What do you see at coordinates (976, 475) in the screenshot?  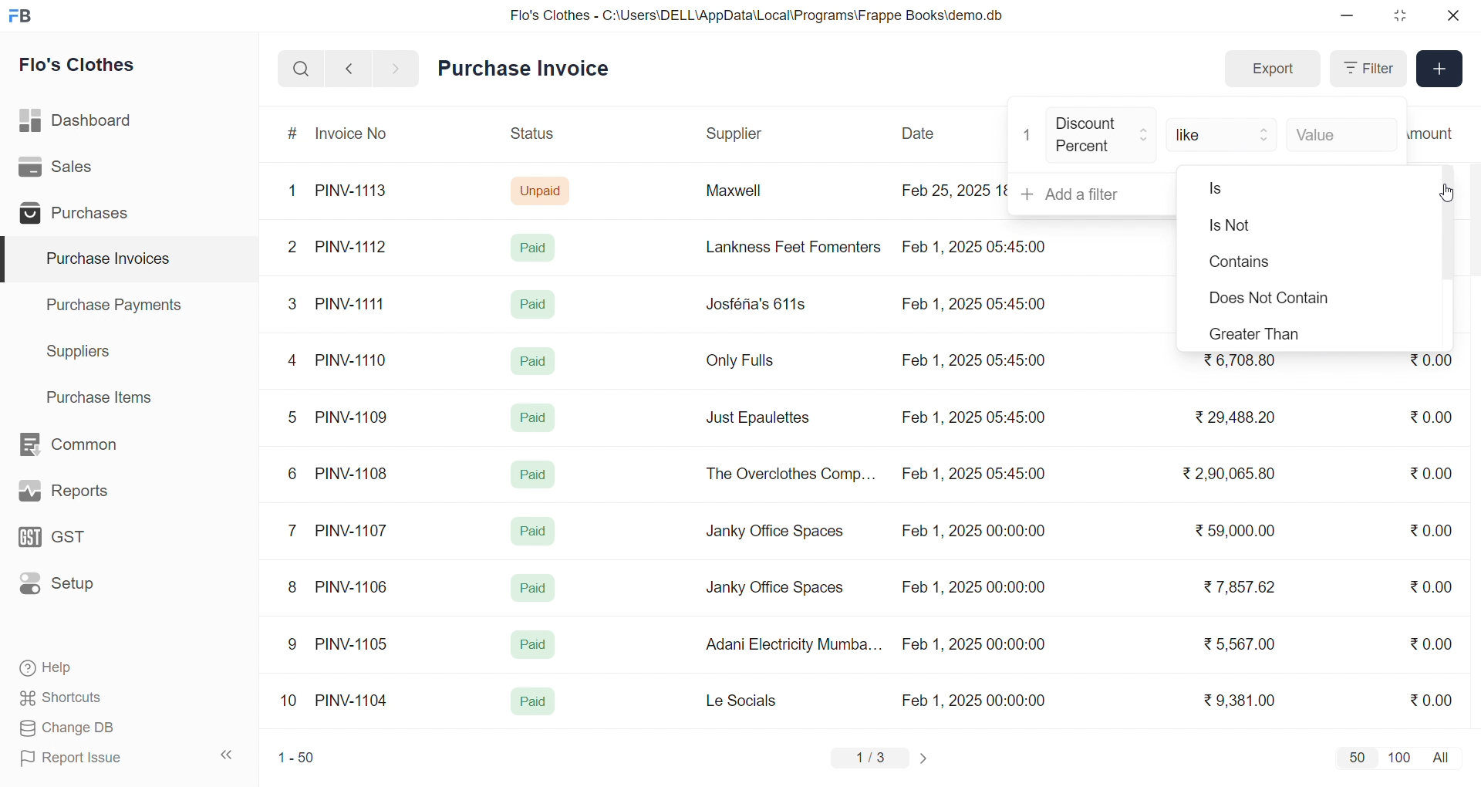 I see `Feb 1, 2025 05:45:00` at bounding box center [976, 475].